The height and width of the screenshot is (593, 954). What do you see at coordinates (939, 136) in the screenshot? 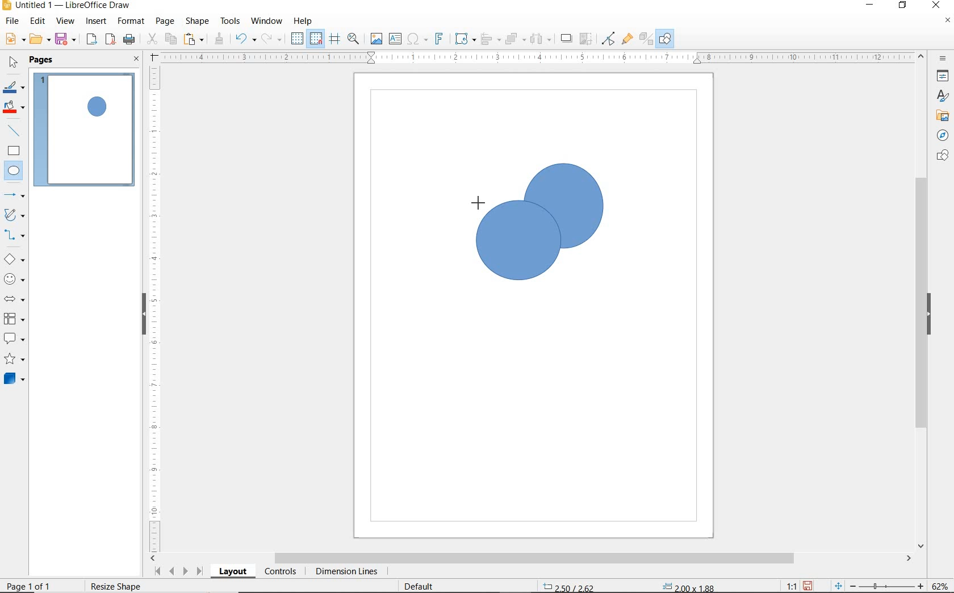
I see `NAVIGATOR` at bounding box center [939, 136].